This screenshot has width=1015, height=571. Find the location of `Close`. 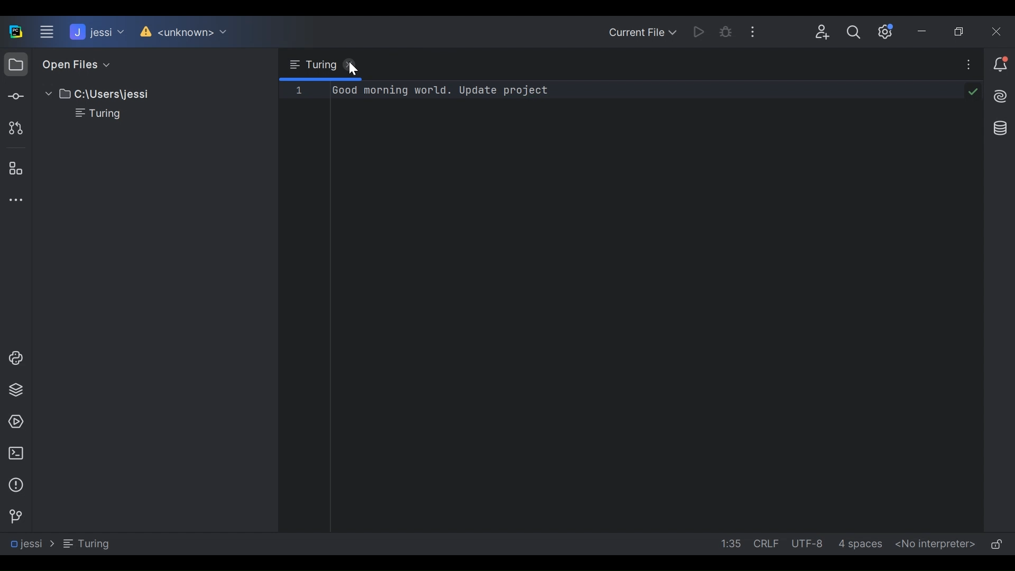

Close is located at coordinates (997, 31).